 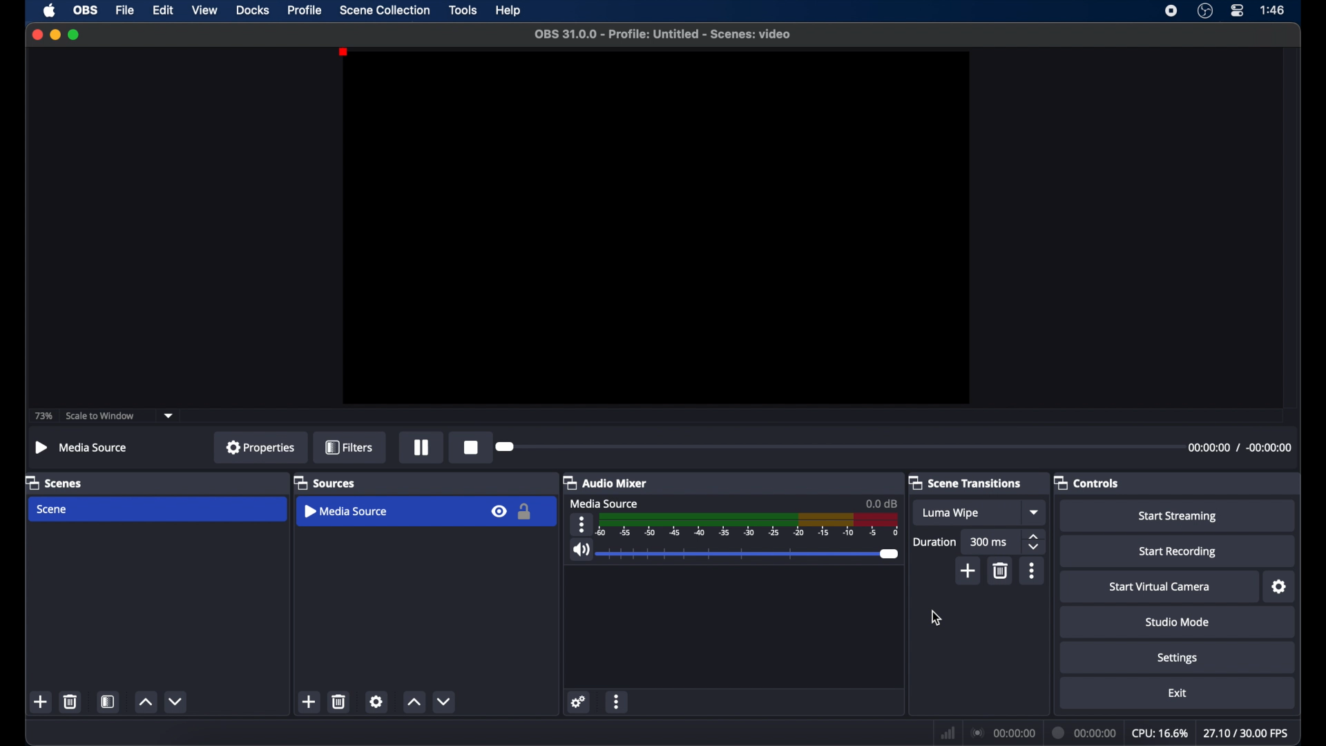 What do you see at coordinates (53, 484) in the screenshot?
I see `scenes` at bounding box center [53, 484].